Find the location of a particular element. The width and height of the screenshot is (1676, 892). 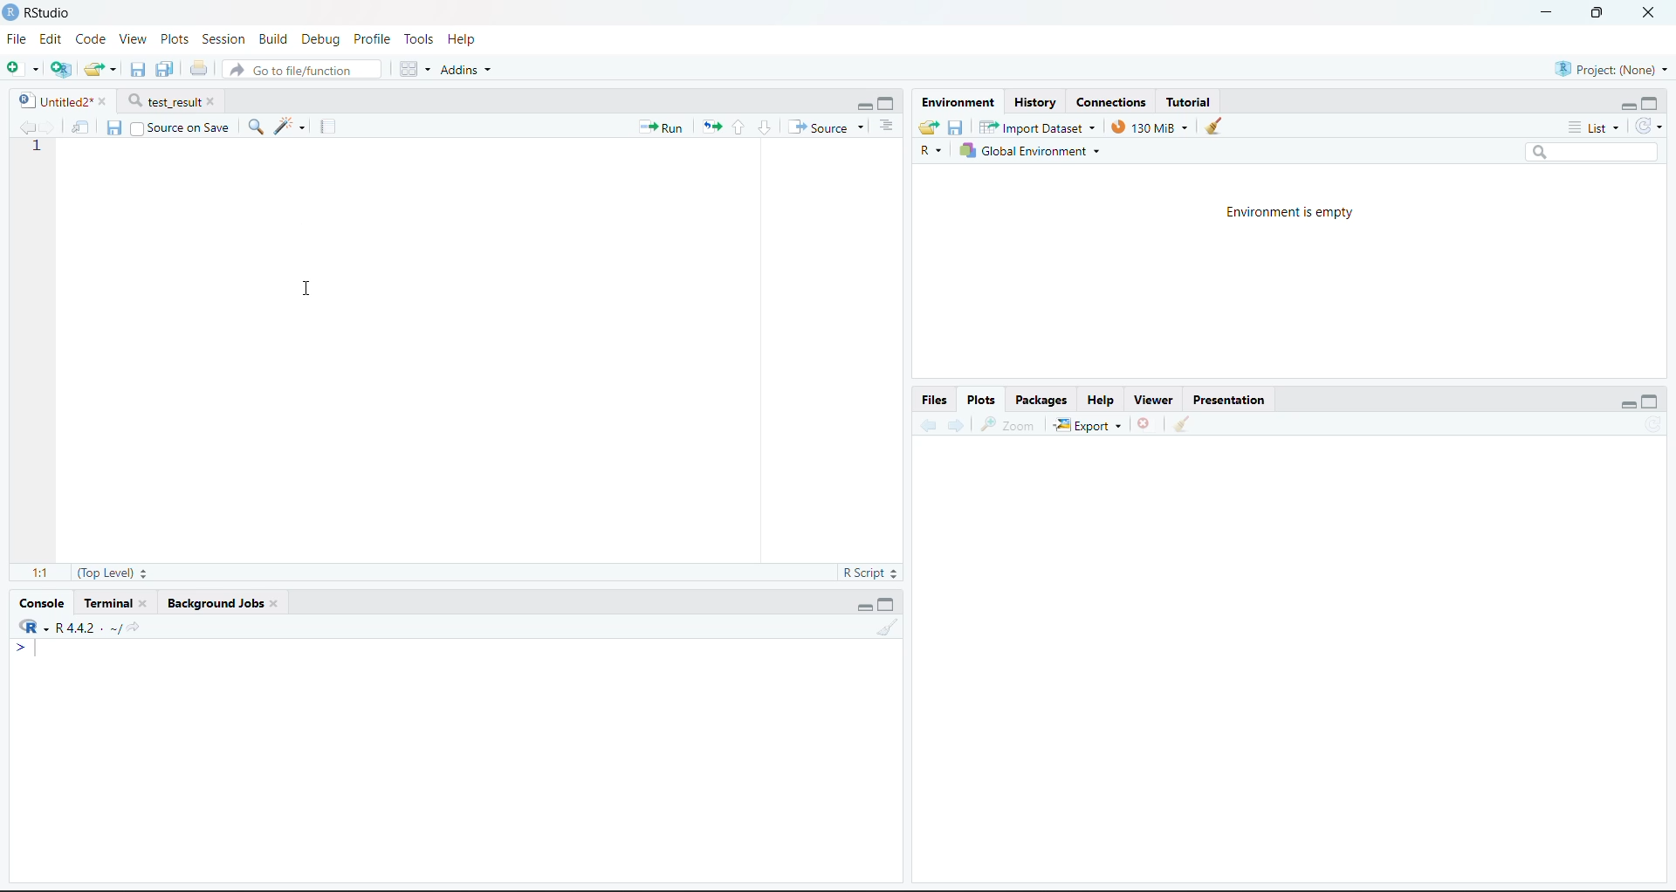

test_result* is located at coordinates (175, 100).